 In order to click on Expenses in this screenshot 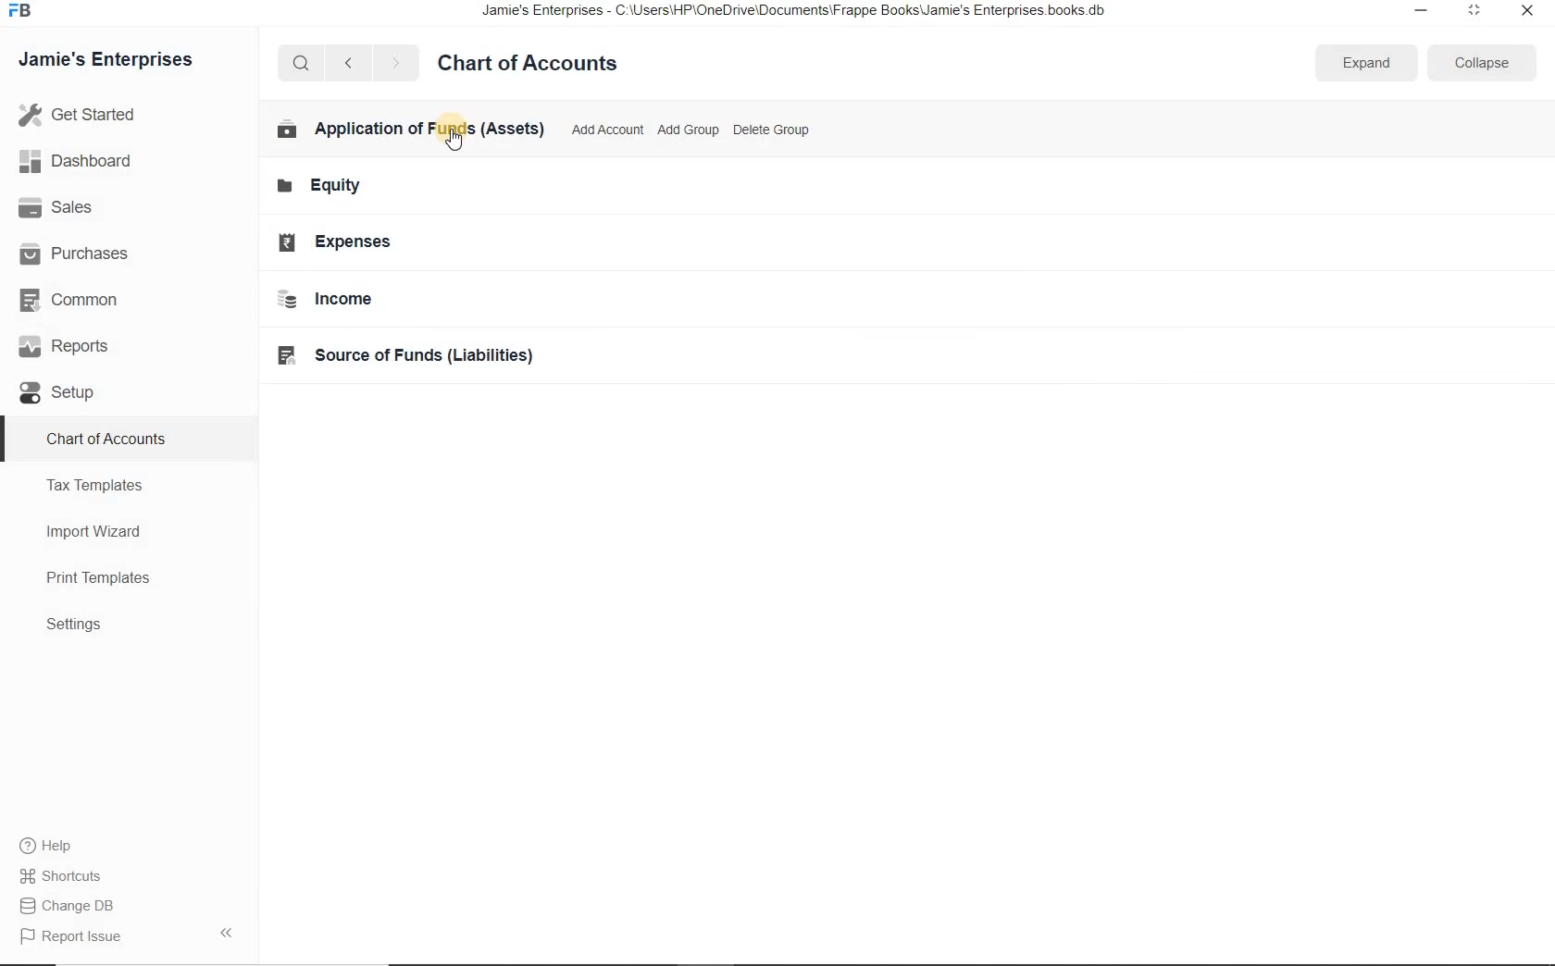, I will do `click(350, 243)`.